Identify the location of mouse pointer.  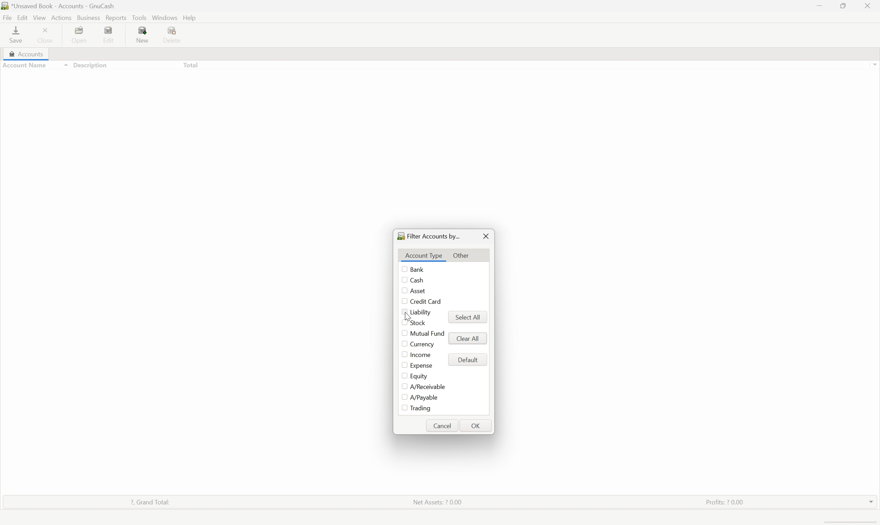
(408, 316).